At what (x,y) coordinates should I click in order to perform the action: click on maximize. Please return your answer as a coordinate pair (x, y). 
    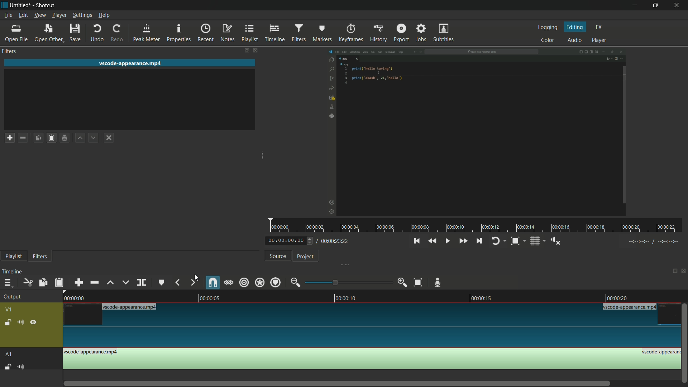
    Looking at the image, I should click on (654, 5).